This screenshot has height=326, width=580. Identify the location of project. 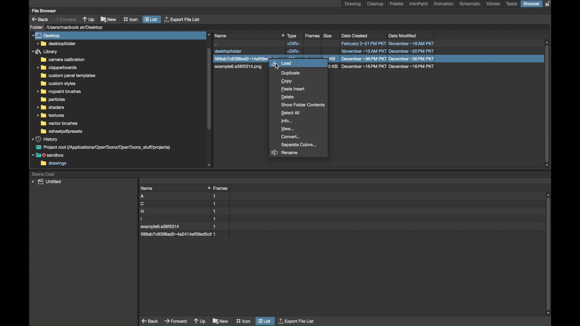
(102, 147).